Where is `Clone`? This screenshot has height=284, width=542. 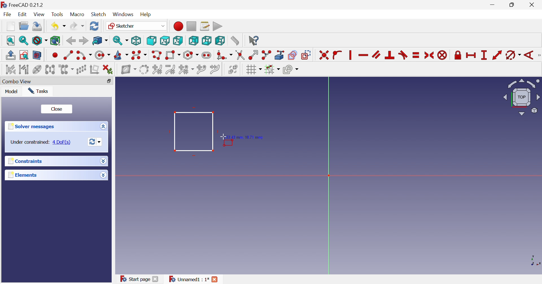
Clone is located at coordinates (66, 69).